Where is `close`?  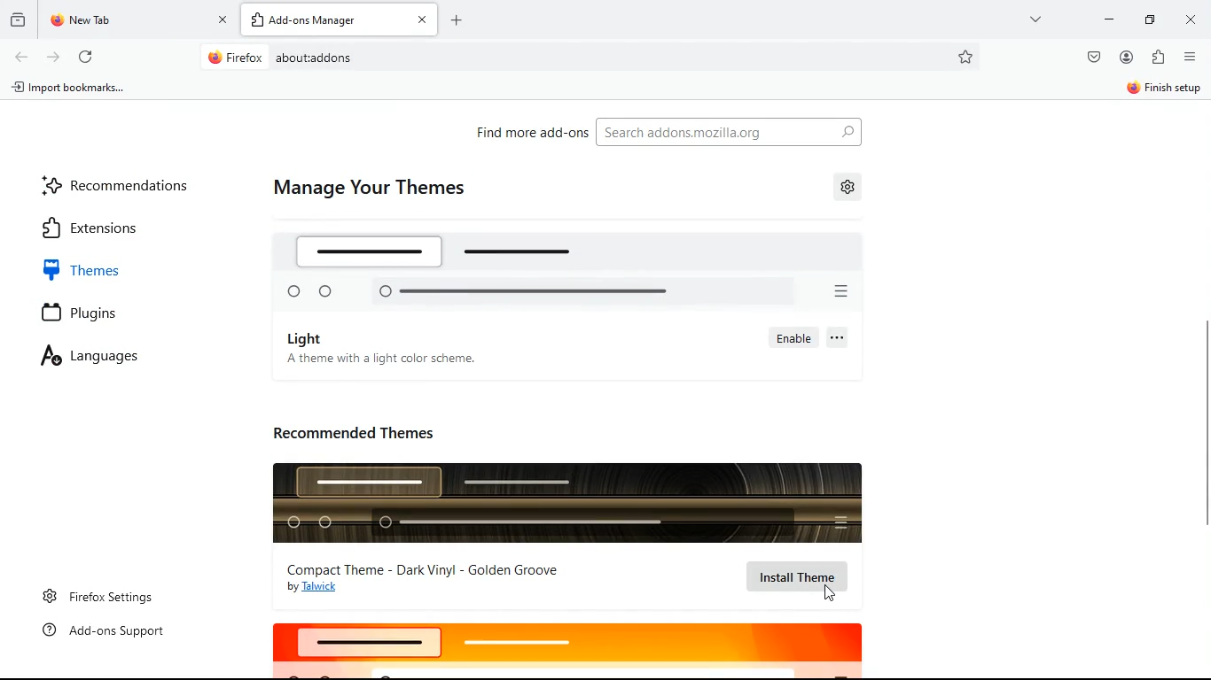
close is located at coordinates (1193, 18).